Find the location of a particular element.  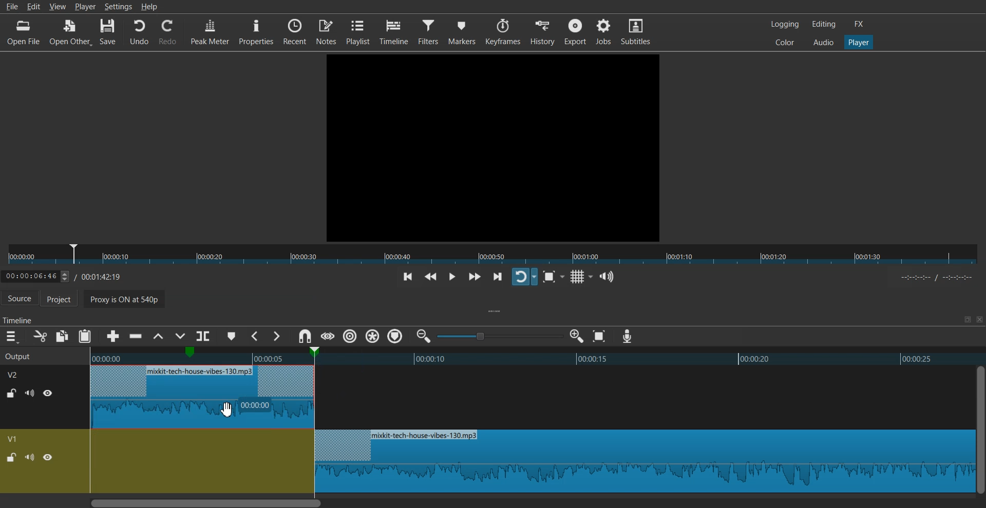

Vertical Scroll bar is located at coordinates (980, 429).